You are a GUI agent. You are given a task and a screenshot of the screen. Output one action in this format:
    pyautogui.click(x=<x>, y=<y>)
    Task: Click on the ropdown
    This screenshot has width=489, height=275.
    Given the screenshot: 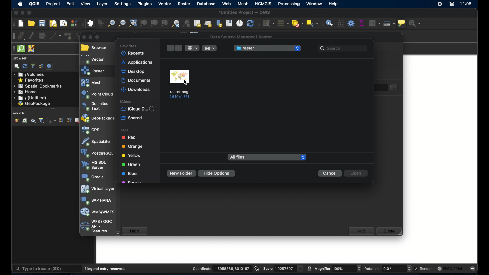 What is the action you would take?
    pyautogui.click(x=192, y=48)
    